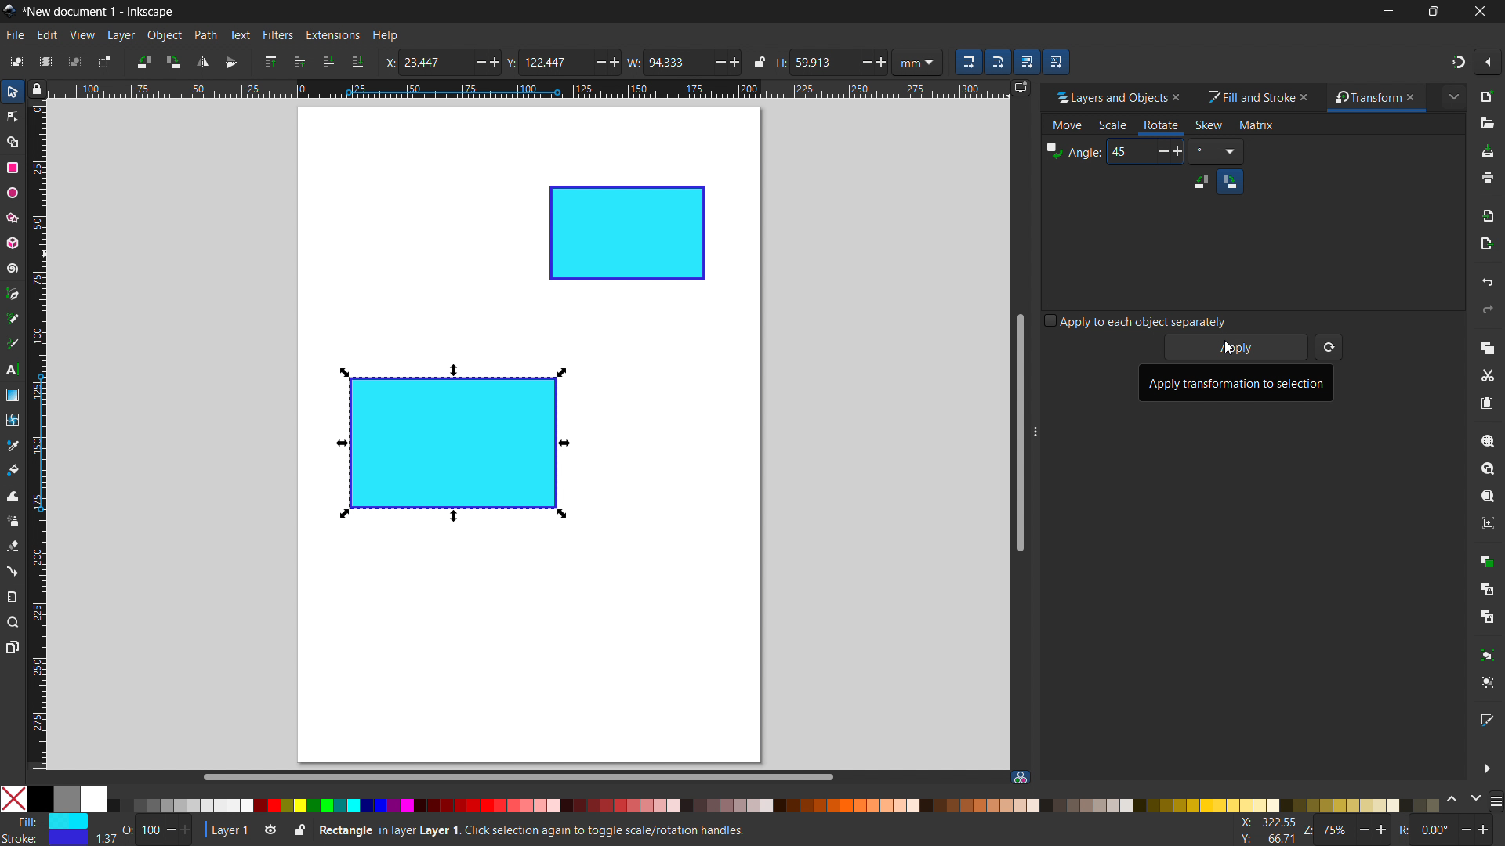 The image size is (1505, 846). Describe the element at coordinates (968, 62) in the screenshot. I see `when scaling objects, scale the stroke width by same proportion` at that location.